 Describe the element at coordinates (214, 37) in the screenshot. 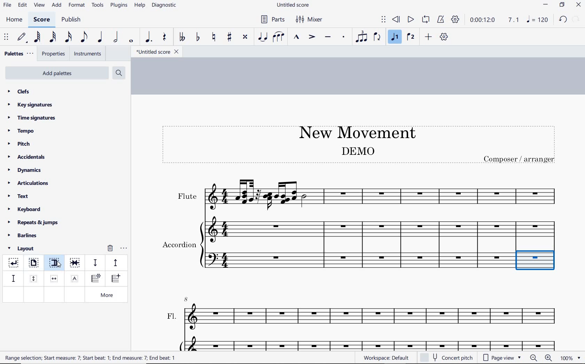

I see `toggle natural` at that location.